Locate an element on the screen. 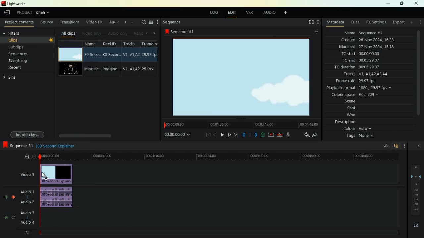 This screenshot has height=238, width=424. audio4 is located at coordinates (28, 222).